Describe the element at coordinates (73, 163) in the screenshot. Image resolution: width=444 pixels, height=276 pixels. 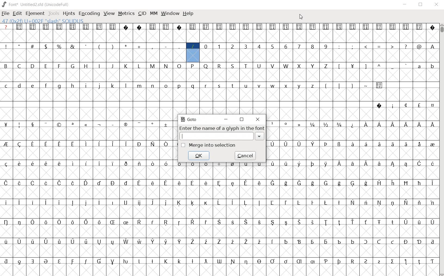
I see `glyph` at that location.